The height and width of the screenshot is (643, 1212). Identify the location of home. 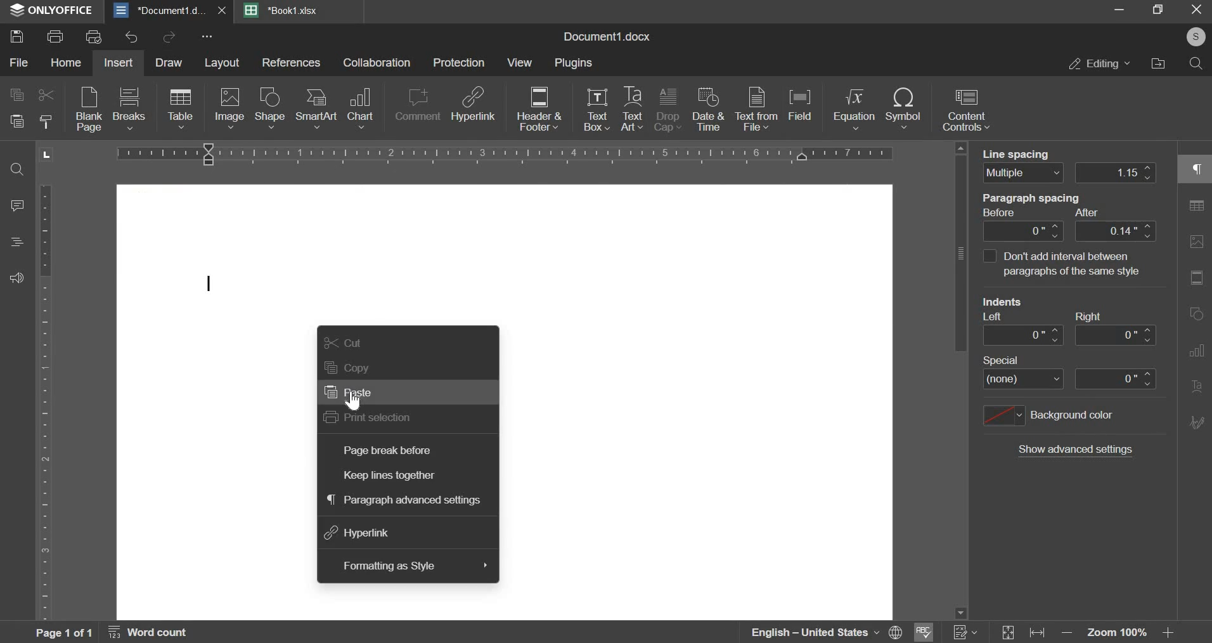
(65, 63).